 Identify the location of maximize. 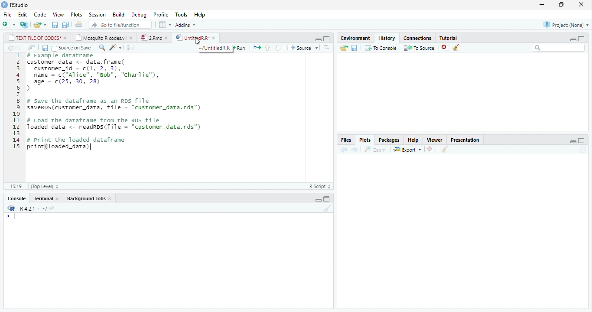
(326, 39).